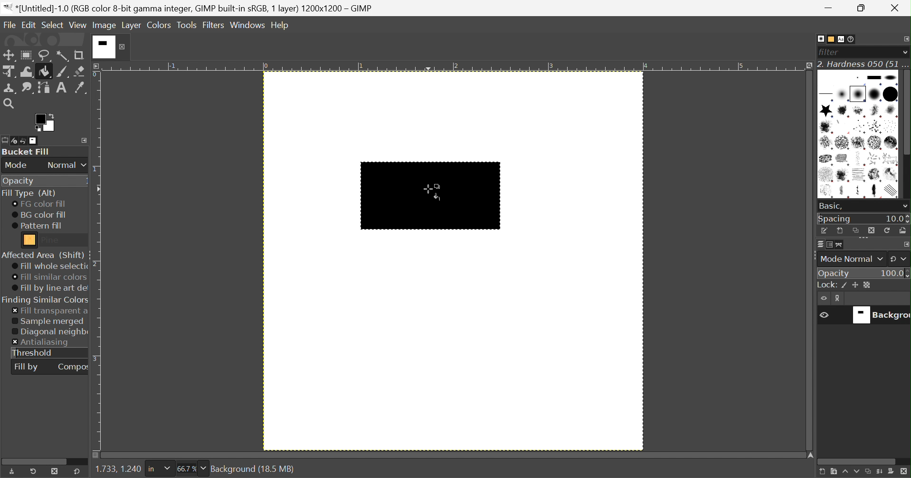  What do you see at coordinates (827, 95) in the screenshot?
I see `Block` at bounding box center [827, 95].